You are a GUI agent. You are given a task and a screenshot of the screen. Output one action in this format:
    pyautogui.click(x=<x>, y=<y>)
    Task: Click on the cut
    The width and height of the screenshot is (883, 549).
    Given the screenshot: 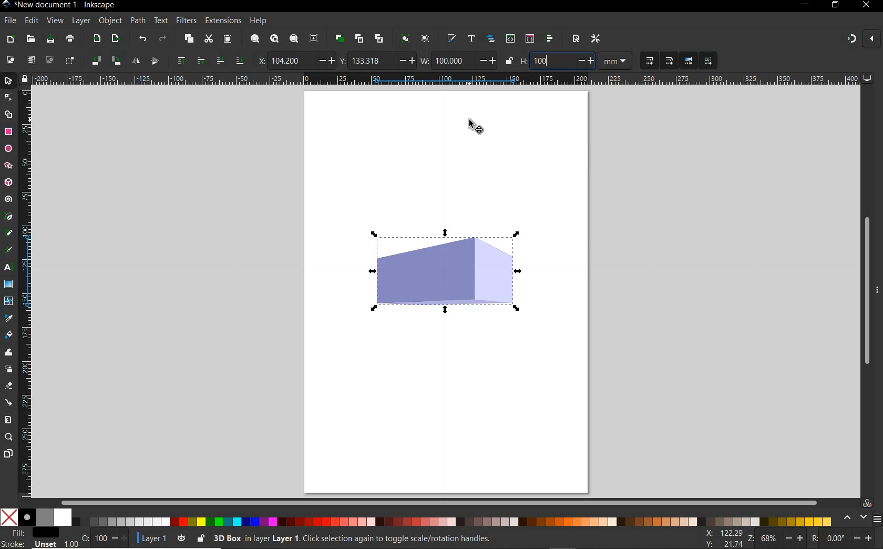 What is the action you would take?
    pyautogui.click(x=208, y=38)
    